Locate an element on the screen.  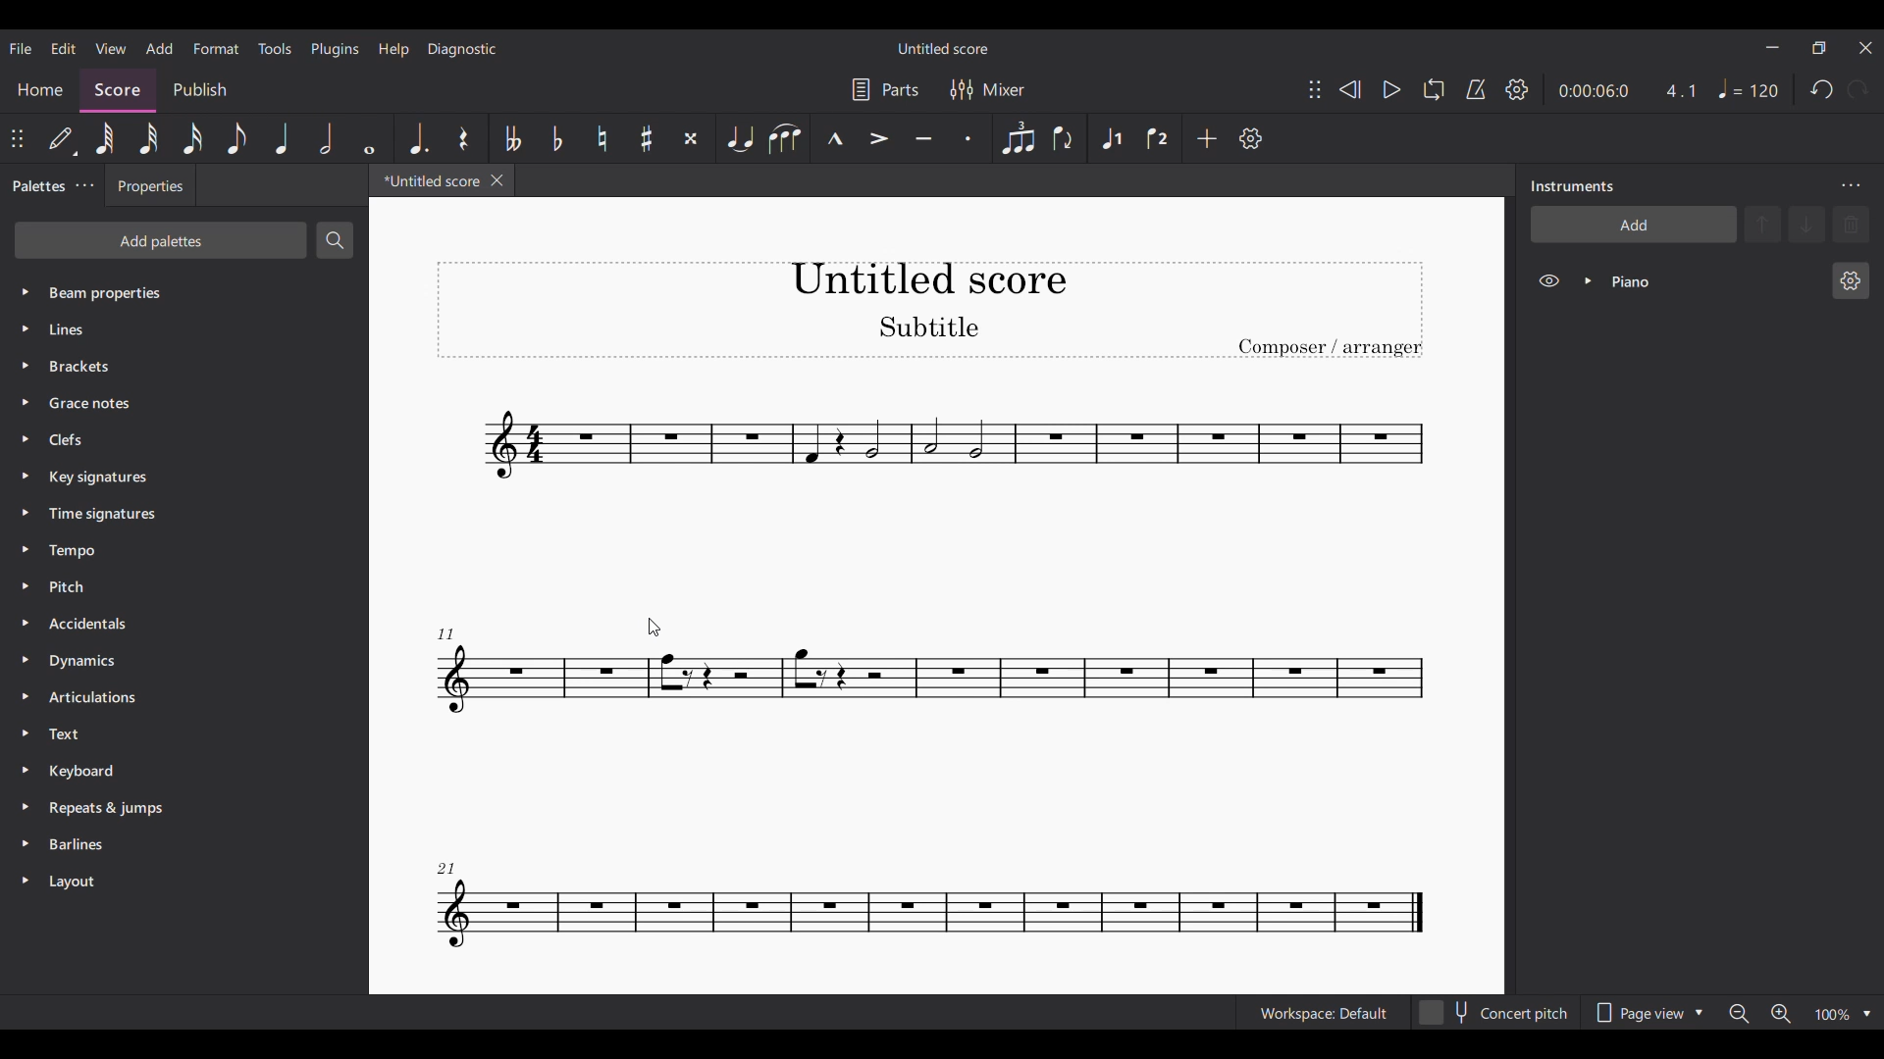
Instrument settings is located at coordinates (1852, 280).